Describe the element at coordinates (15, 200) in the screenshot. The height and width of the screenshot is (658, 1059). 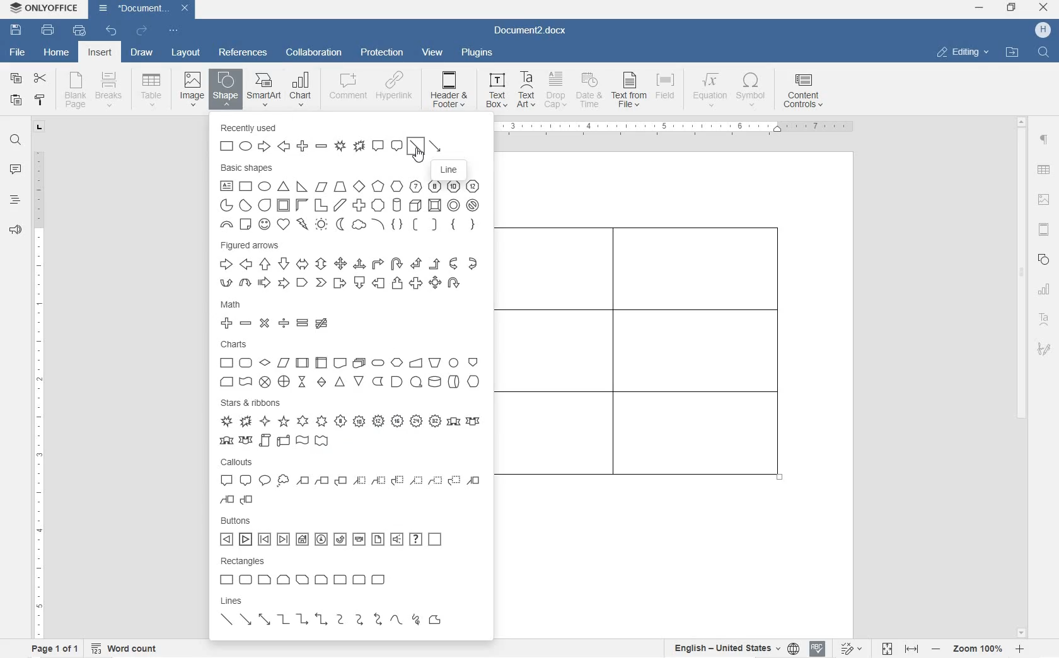
I see `headings` at that location.